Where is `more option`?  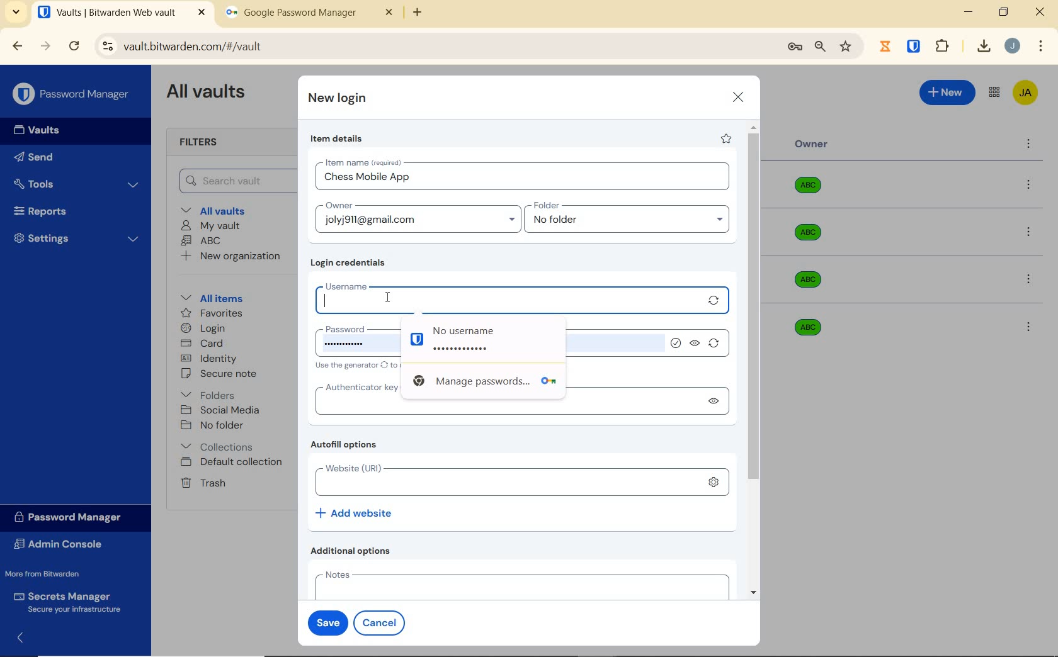
more option is located at coordinates (1029, 145).